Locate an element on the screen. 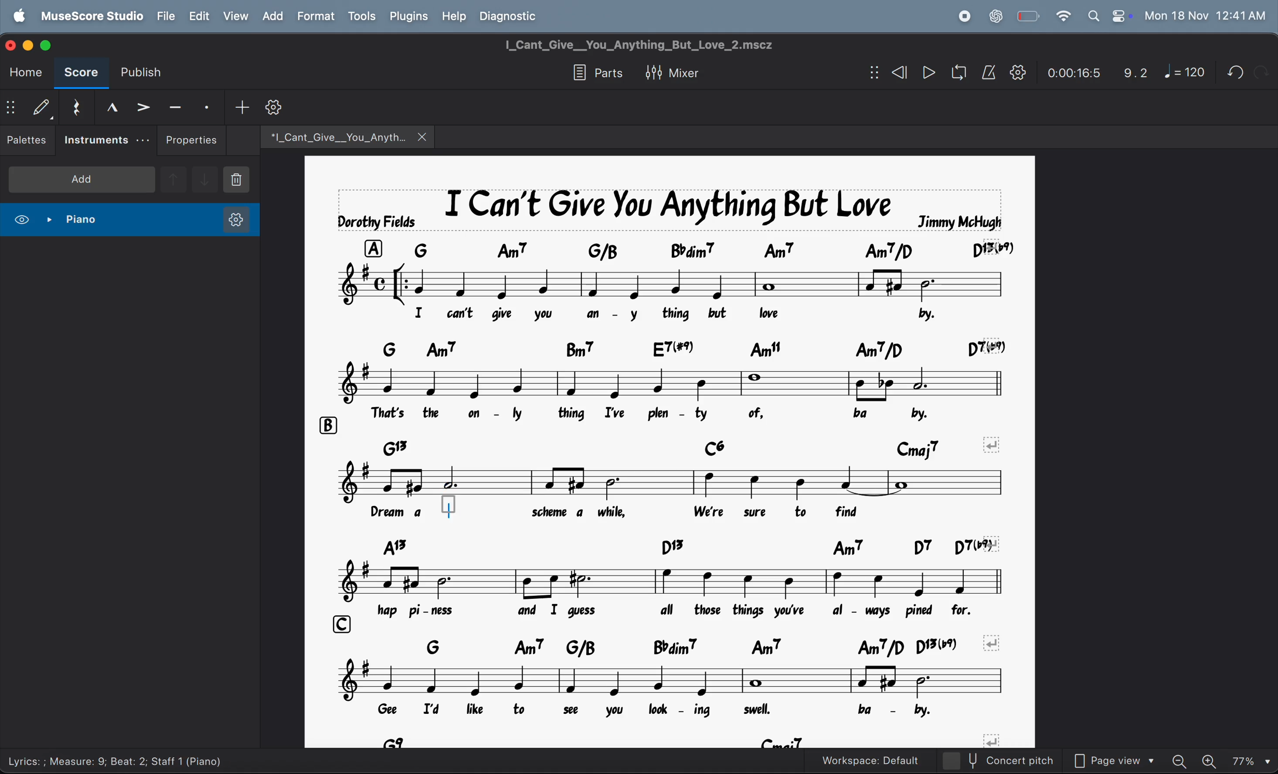 This screenshot has width=1278, height=774. chat gpt is located at coordinates (993, 15).